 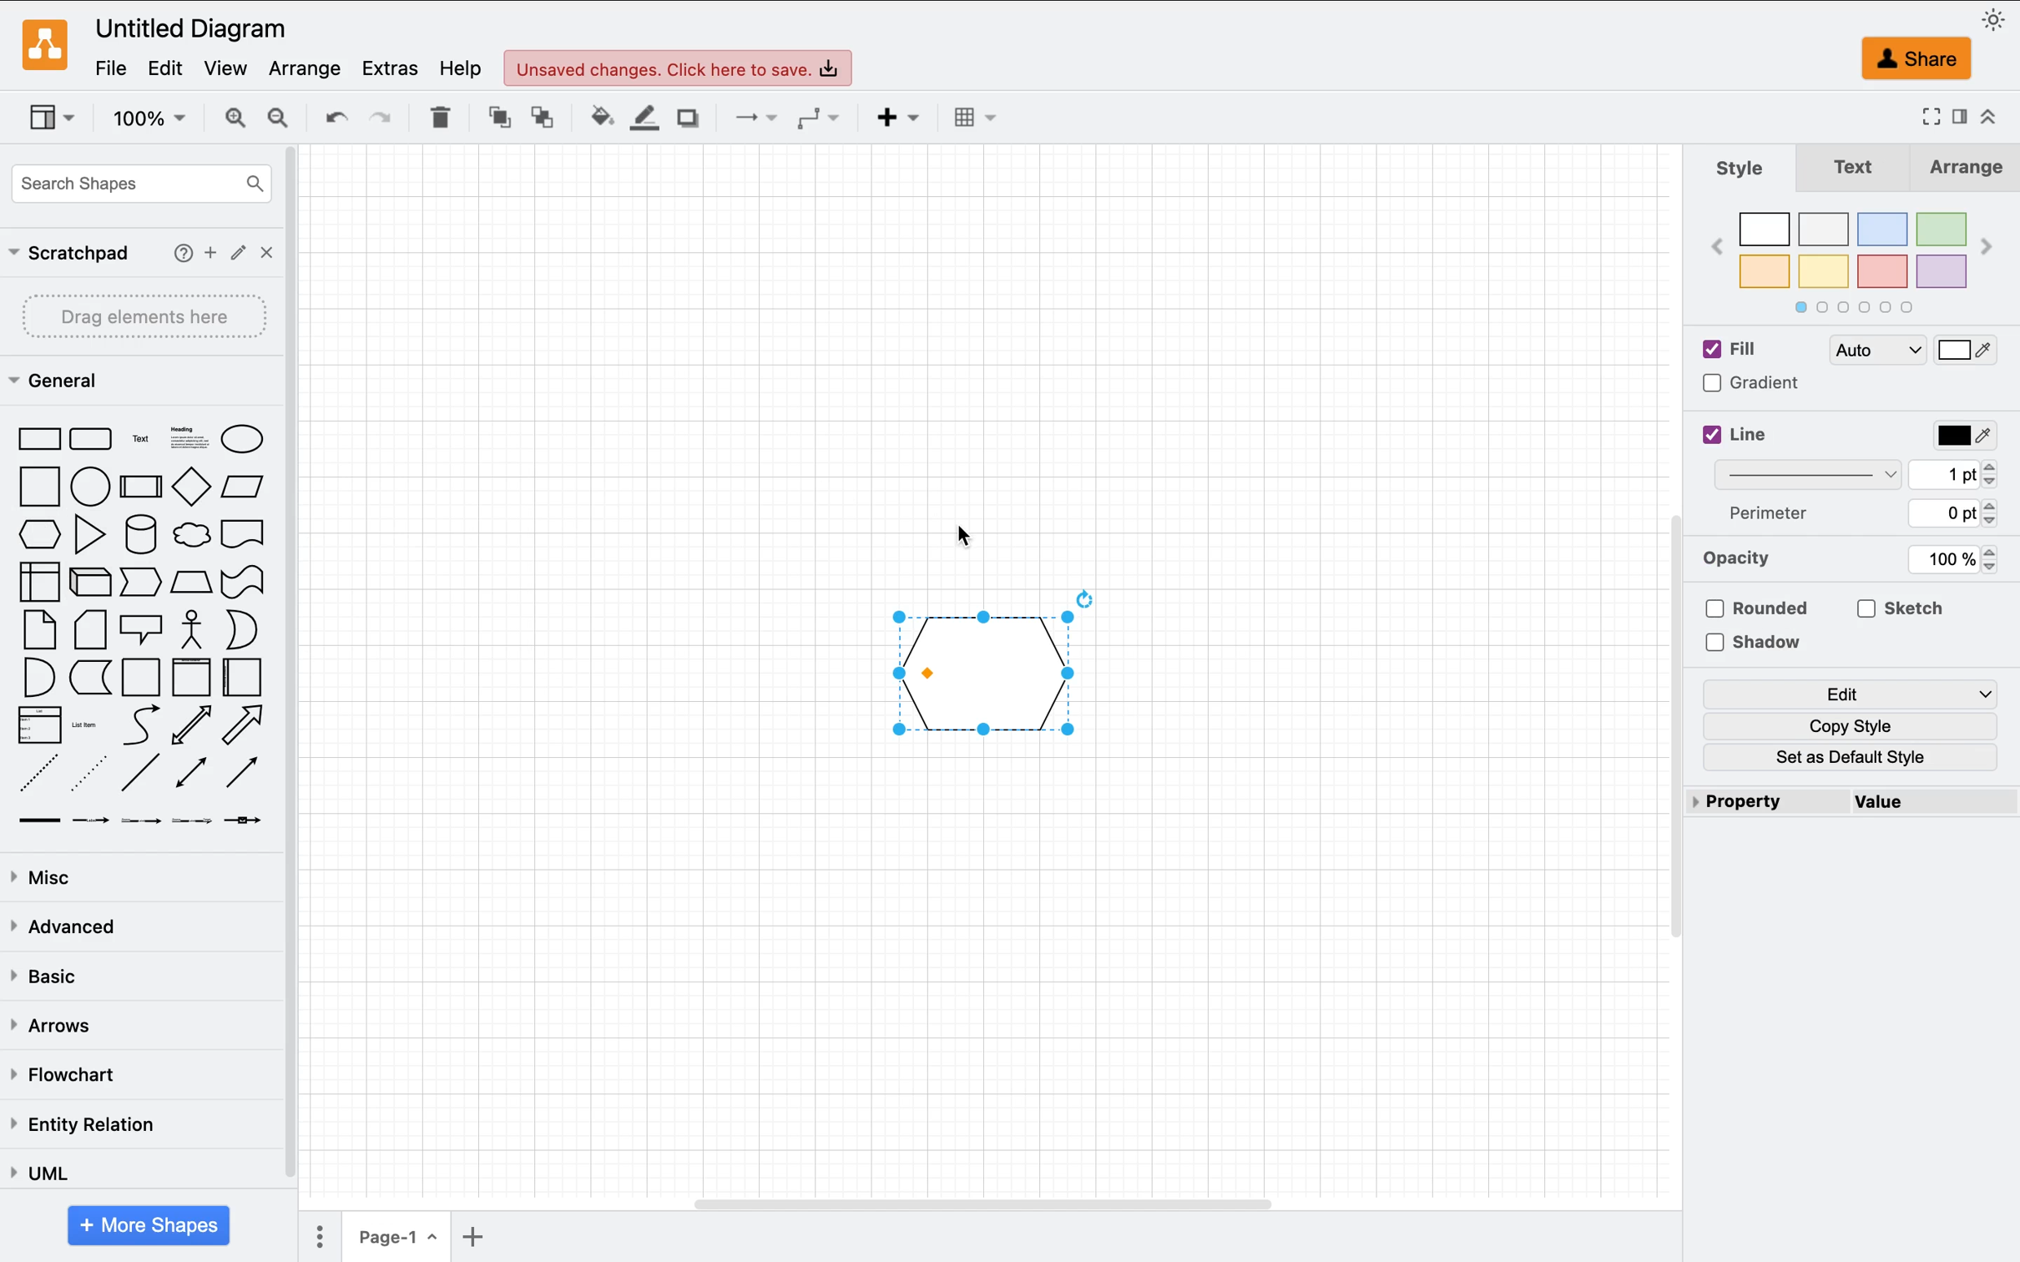 I want to click on connector with symbol, so click(x=254, y=825).